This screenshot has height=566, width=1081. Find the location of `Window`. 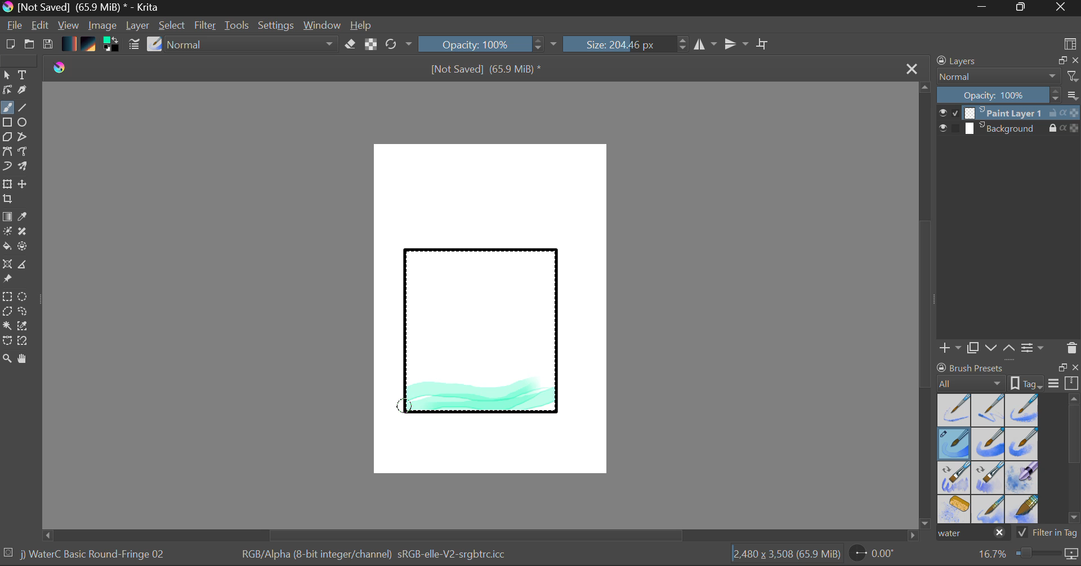

Window is located at coordinates (324, 25).